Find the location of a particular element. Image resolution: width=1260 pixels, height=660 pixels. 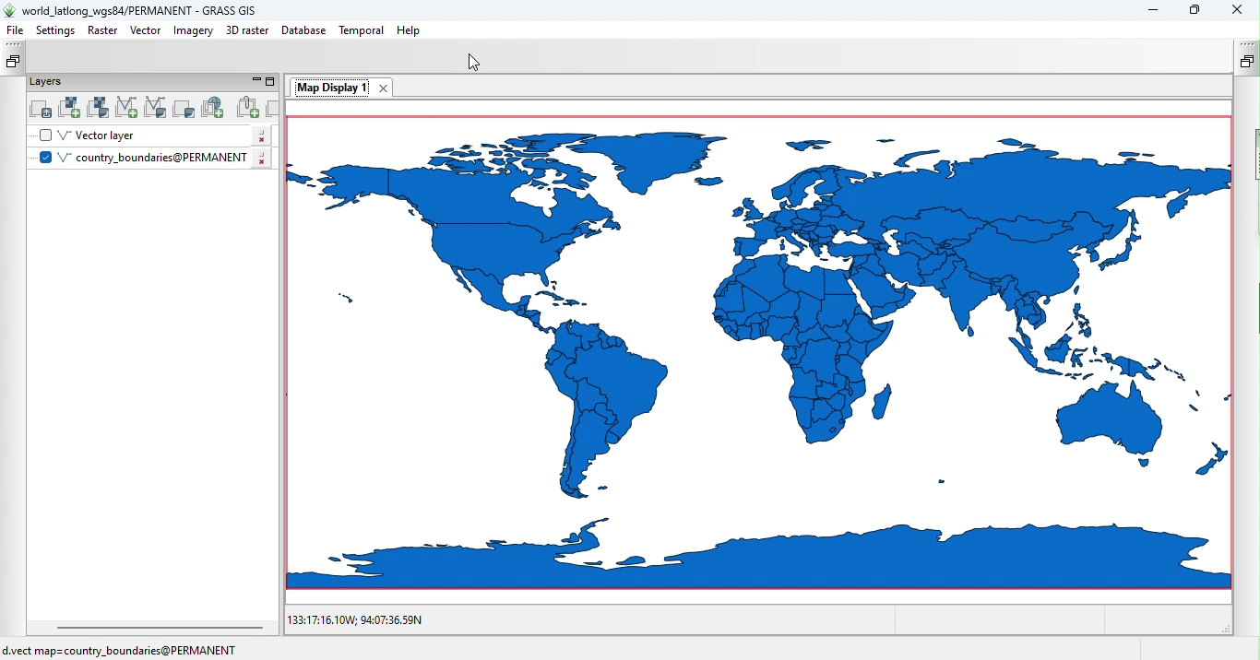

Minimize is located at coordinates (256, 80).